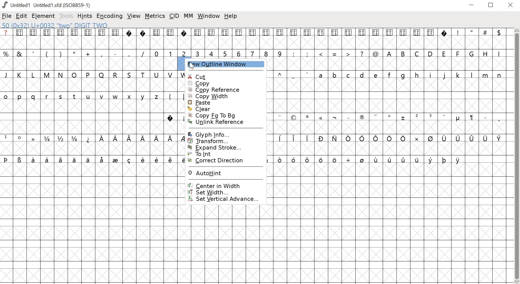  Describe the element at coordinates (224, 199) in the screenshot. I see `SET VERTICAL ADVANCE` at that location.